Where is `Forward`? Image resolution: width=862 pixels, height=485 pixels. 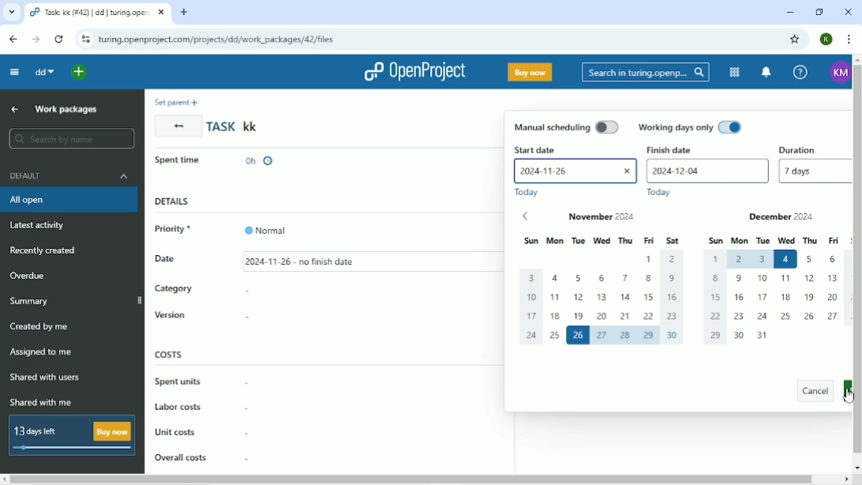 Forward is located at coordinates (36, 39).